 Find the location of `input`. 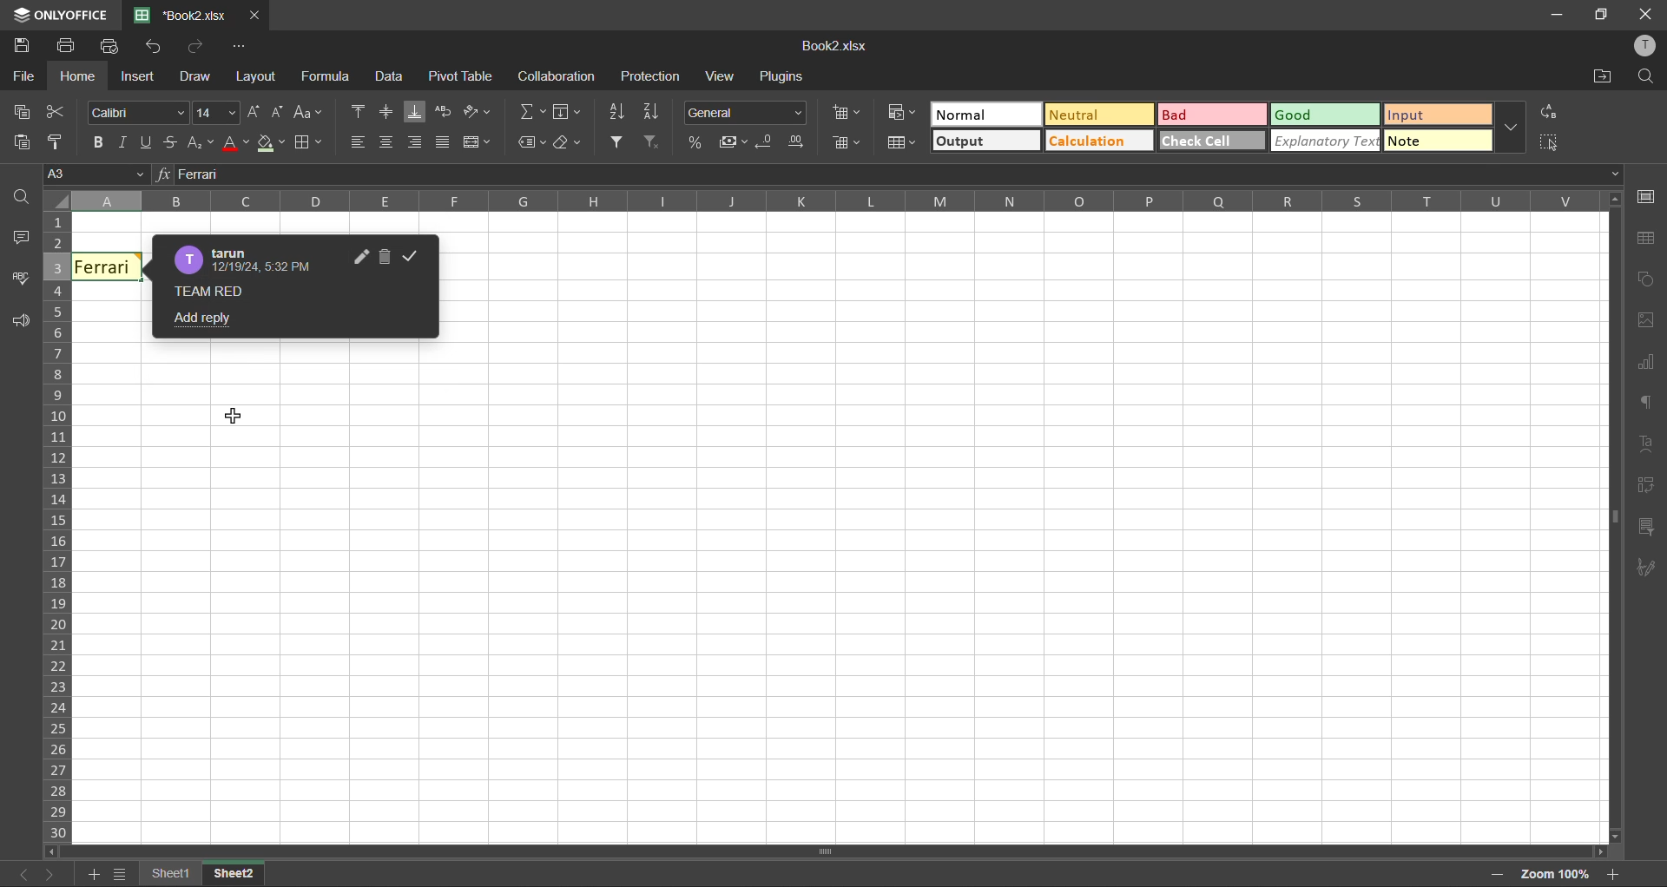

input is located at coordinates (1433, 114).